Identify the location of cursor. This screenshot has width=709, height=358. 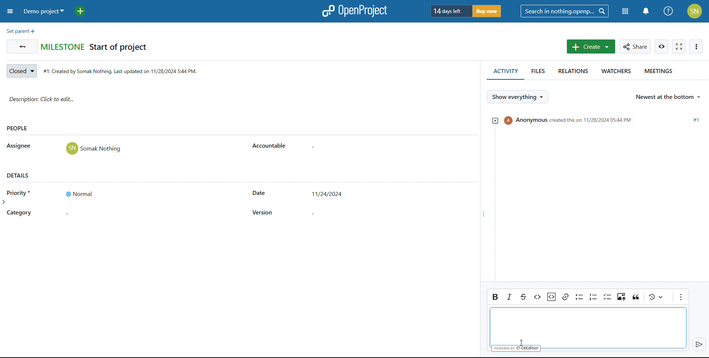
(523, 342).